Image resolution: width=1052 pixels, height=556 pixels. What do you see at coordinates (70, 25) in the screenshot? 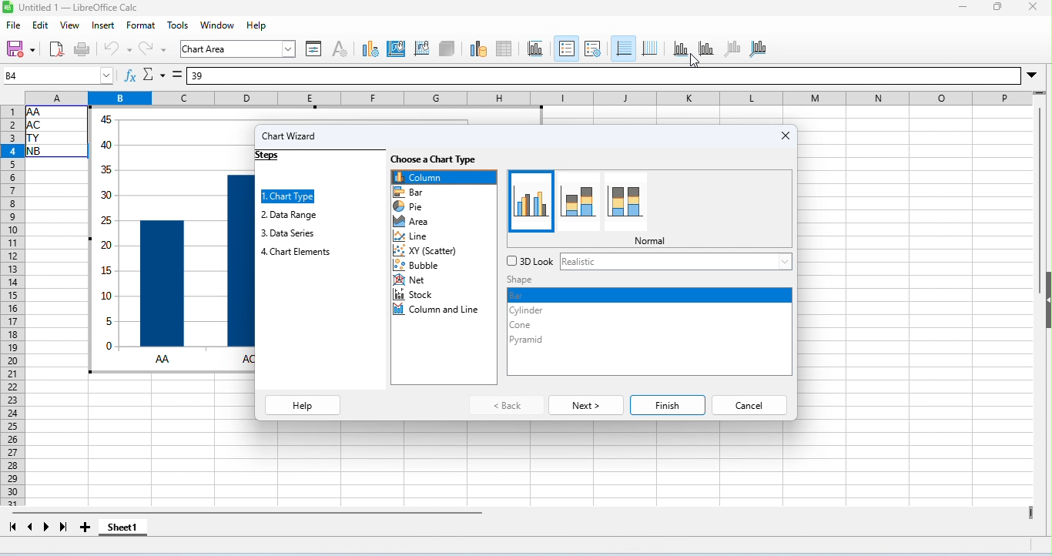
I see `view` at bounding box center [70, 25].